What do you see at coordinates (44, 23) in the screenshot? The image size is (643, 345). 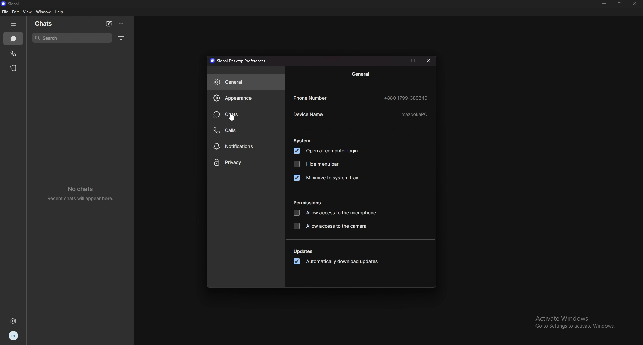 I see `chats` at bounding box center [44, 23].